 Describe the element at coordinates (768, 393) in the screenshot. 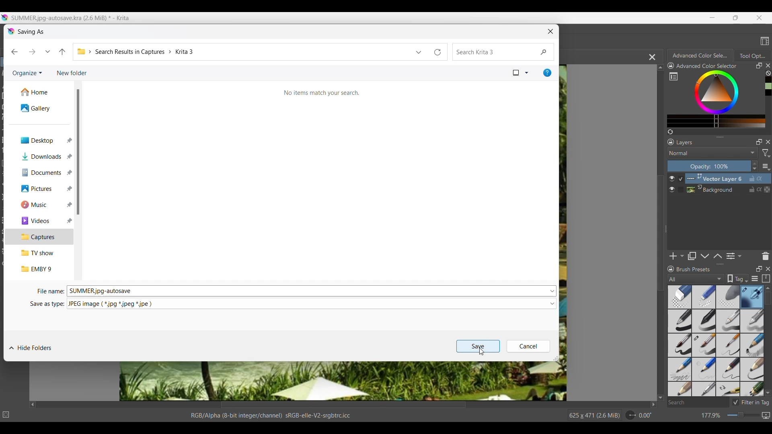

I see `Quick slide to bottom` at that location.